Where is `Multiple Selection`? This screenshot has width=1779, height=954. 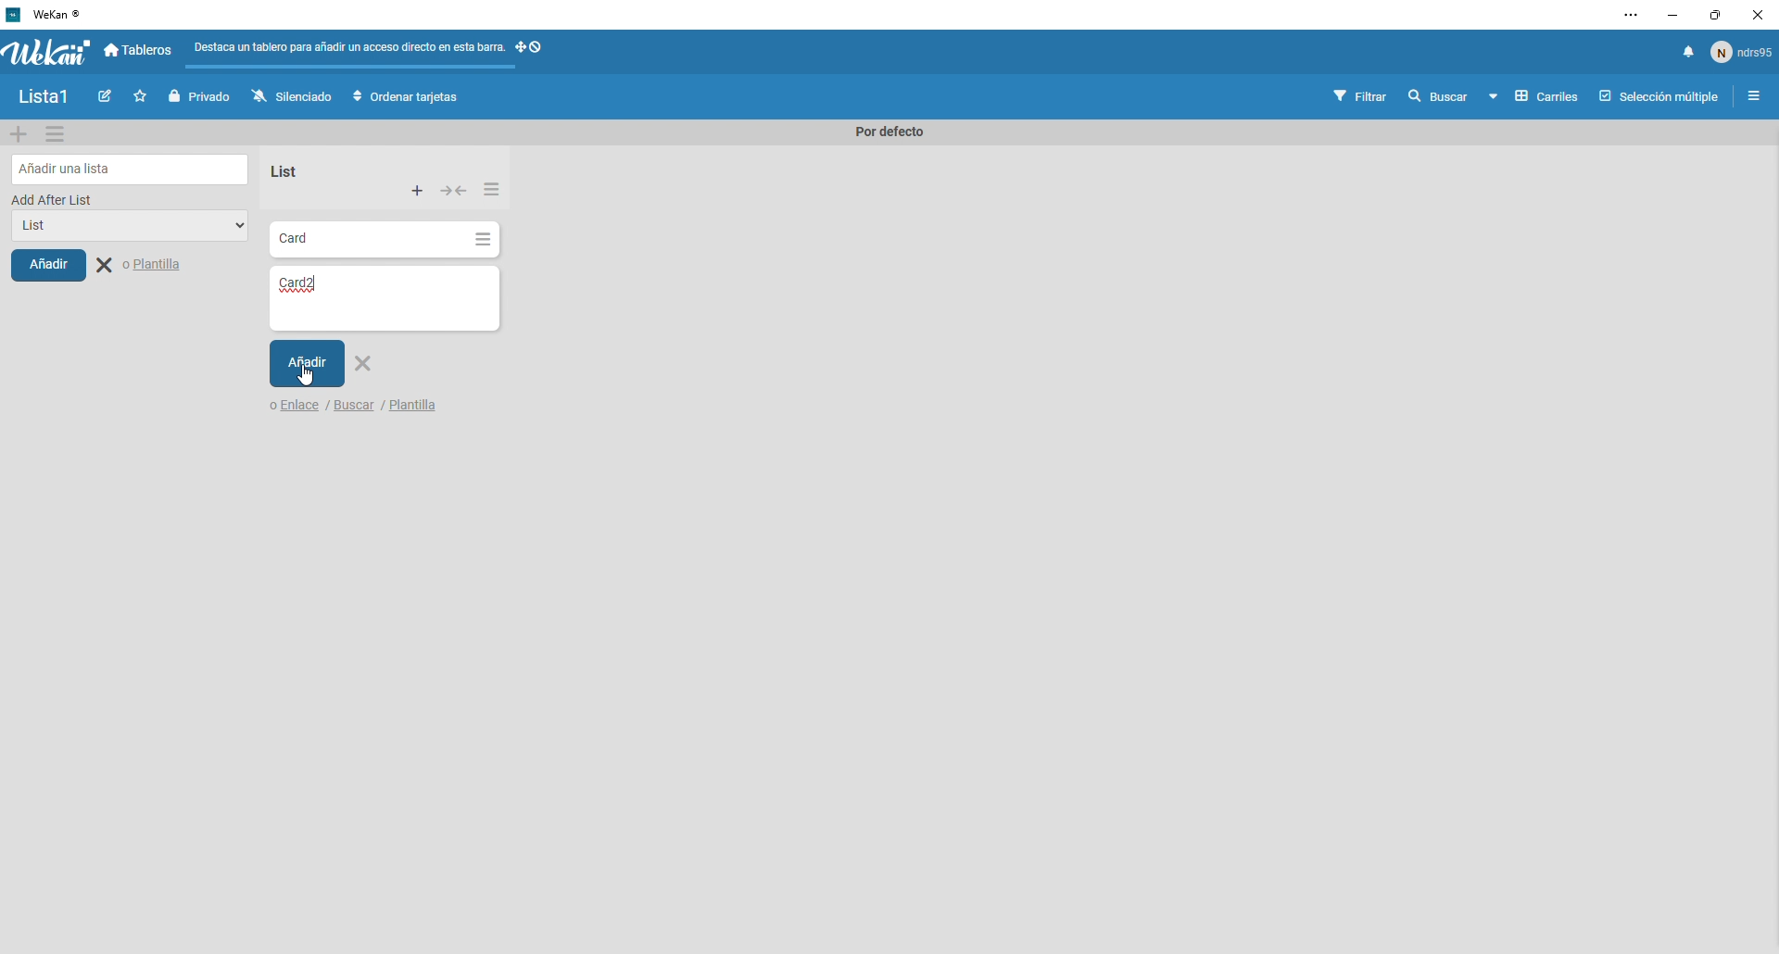
Multiple Selection is located at coordinates (1661, 98).